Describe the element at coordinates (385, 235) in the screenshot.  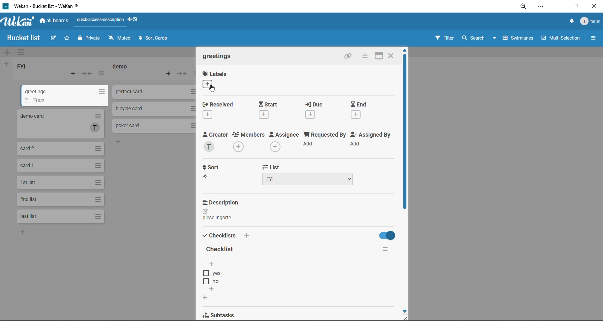
I see `hide finished checklist` at that location.